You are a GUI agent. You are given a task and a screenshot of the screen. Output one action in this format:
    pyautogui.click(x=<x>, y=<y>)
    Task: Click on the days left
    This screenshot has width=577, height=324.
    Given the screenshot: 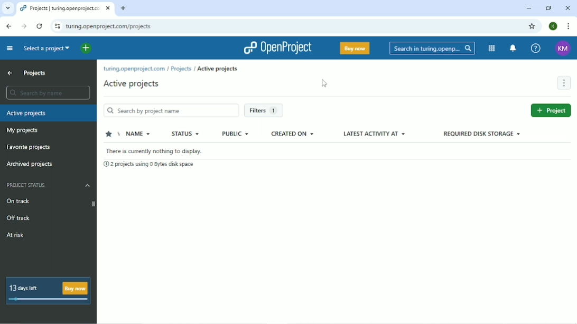 What is the action you would take?
    pyautogui.click(x=47, y=300)
    